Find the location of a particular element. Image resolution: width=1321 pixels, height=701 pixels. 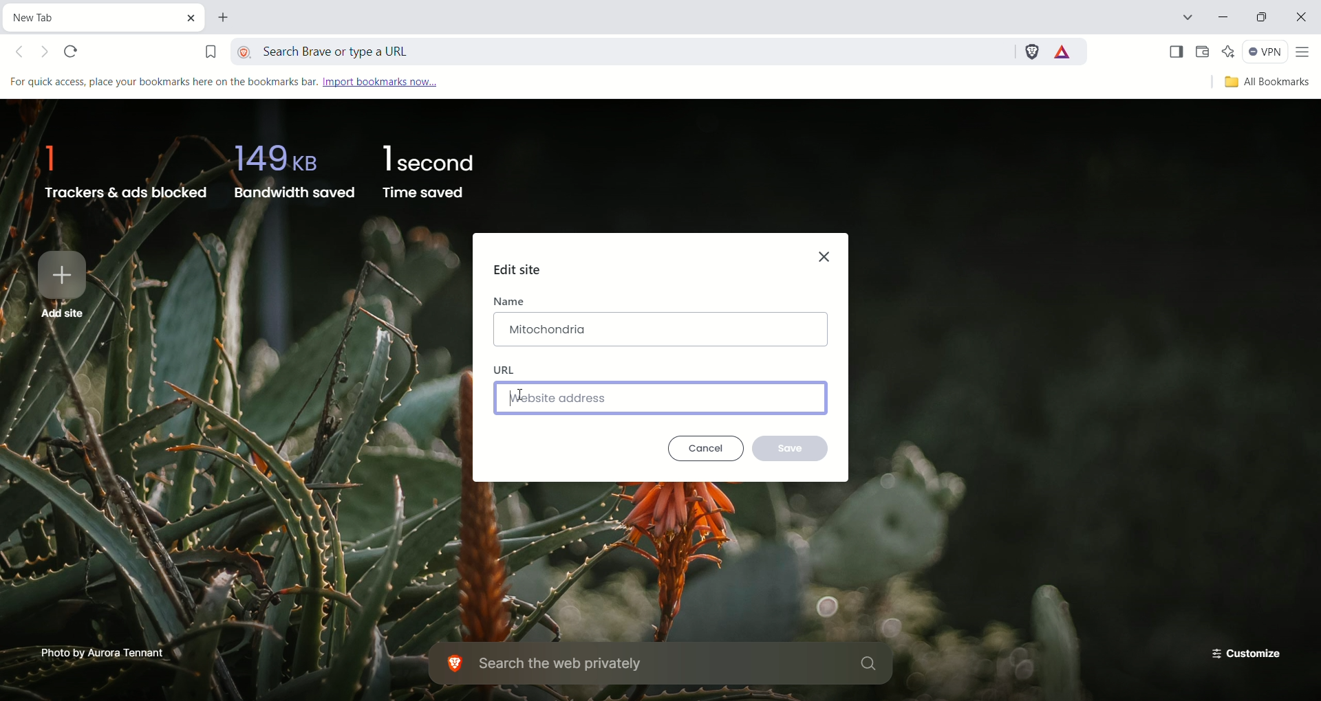

new tab is located at coordinates (226, 19).